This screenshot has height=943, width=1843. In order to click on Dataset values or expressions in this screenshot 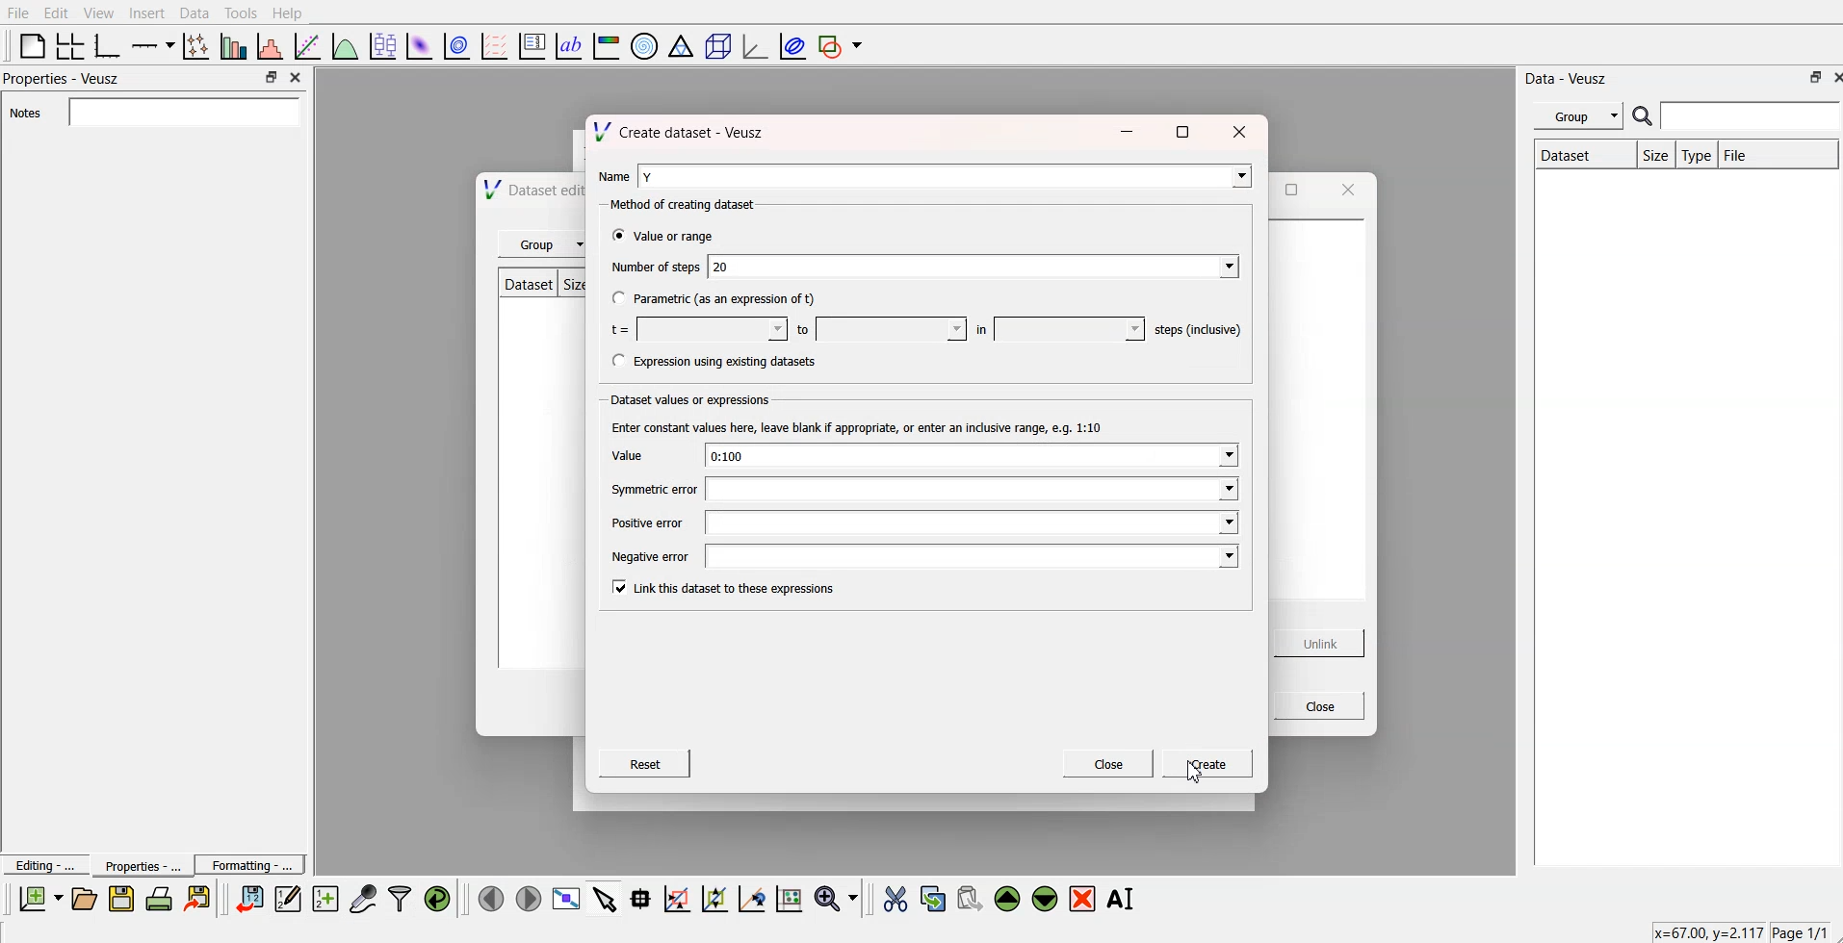, I will do `click(688, 398)`.